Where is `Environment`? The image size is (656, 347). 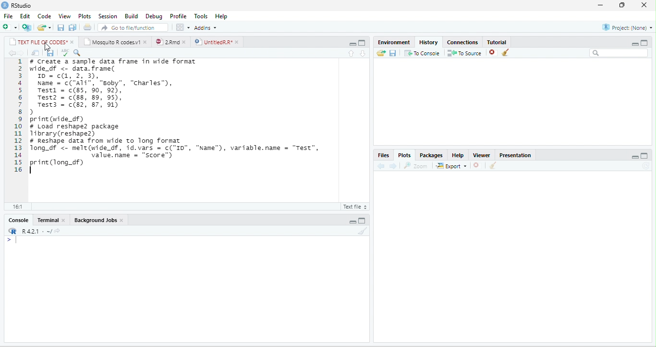
Environment is located at coordinates (393, 42).